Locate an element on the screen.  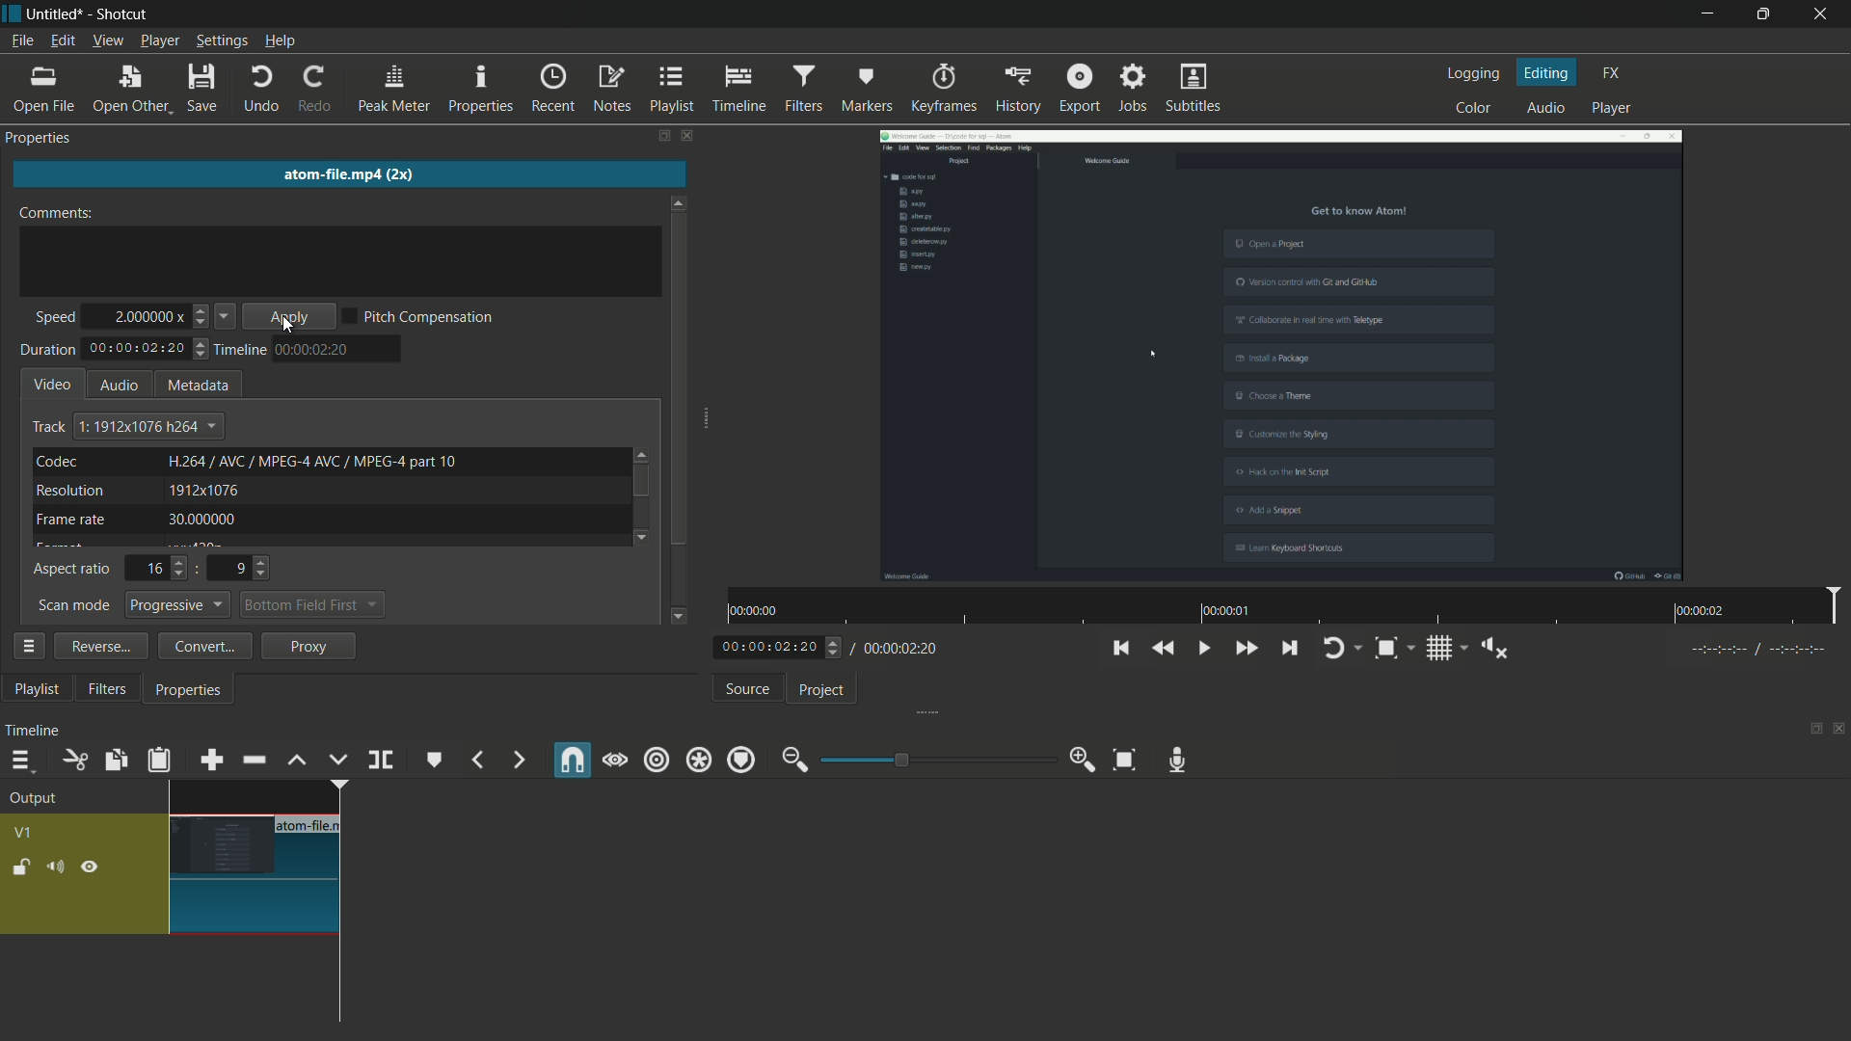
total time is located at coordinates (137, 350).